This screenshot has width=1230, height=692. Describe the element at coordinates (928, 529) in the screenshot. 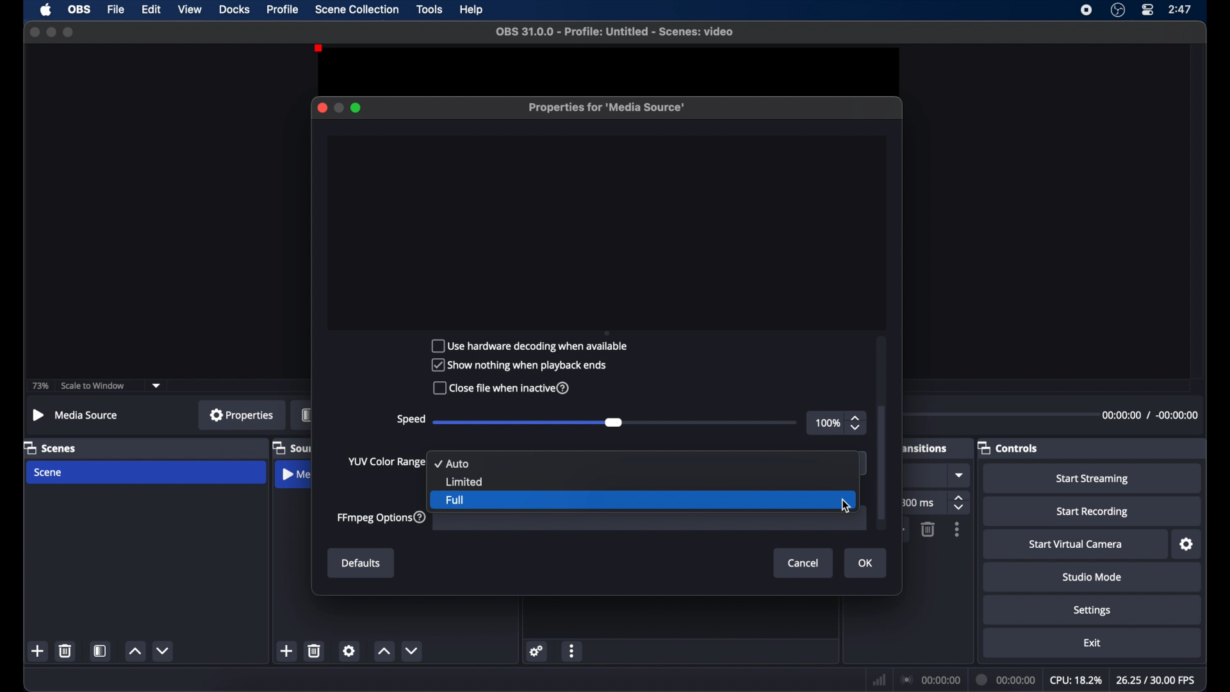

I see `delete` at that location.